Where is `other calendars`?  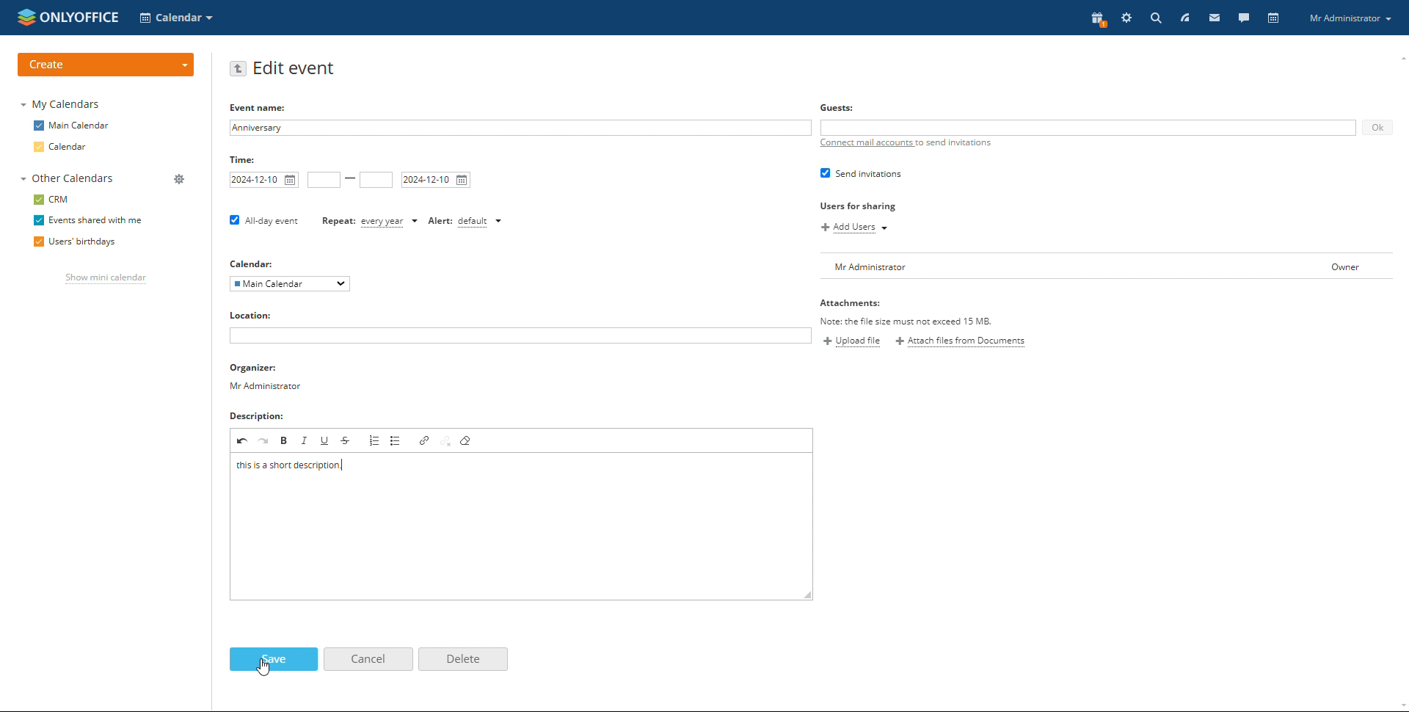 other calendars is located at coordinates (65, 179).